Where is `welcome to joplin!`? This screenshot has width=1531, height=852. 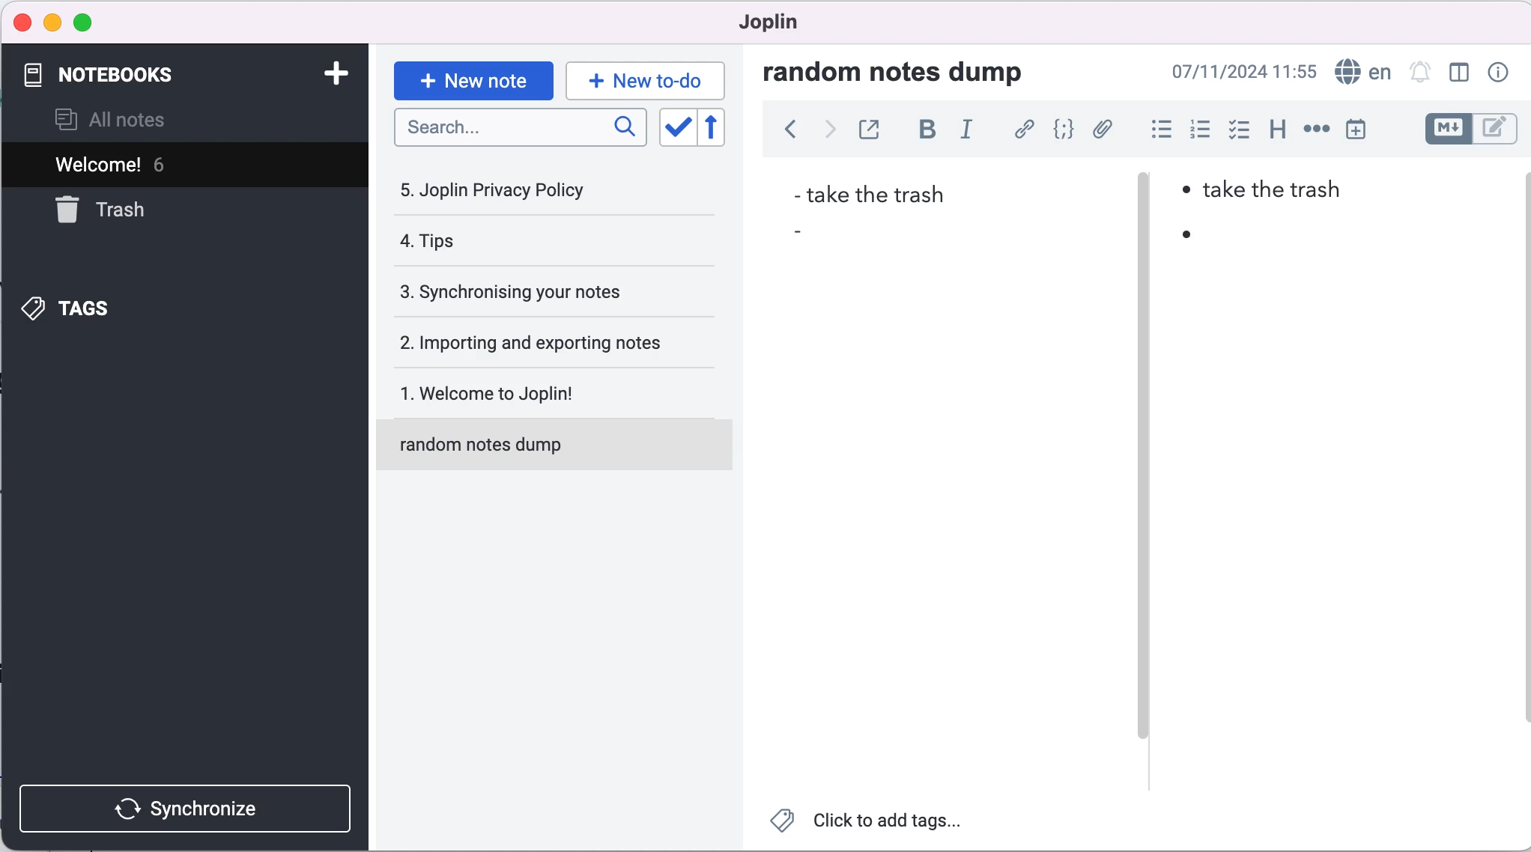
welcome to joplin! is located at coordinates (541, 396).